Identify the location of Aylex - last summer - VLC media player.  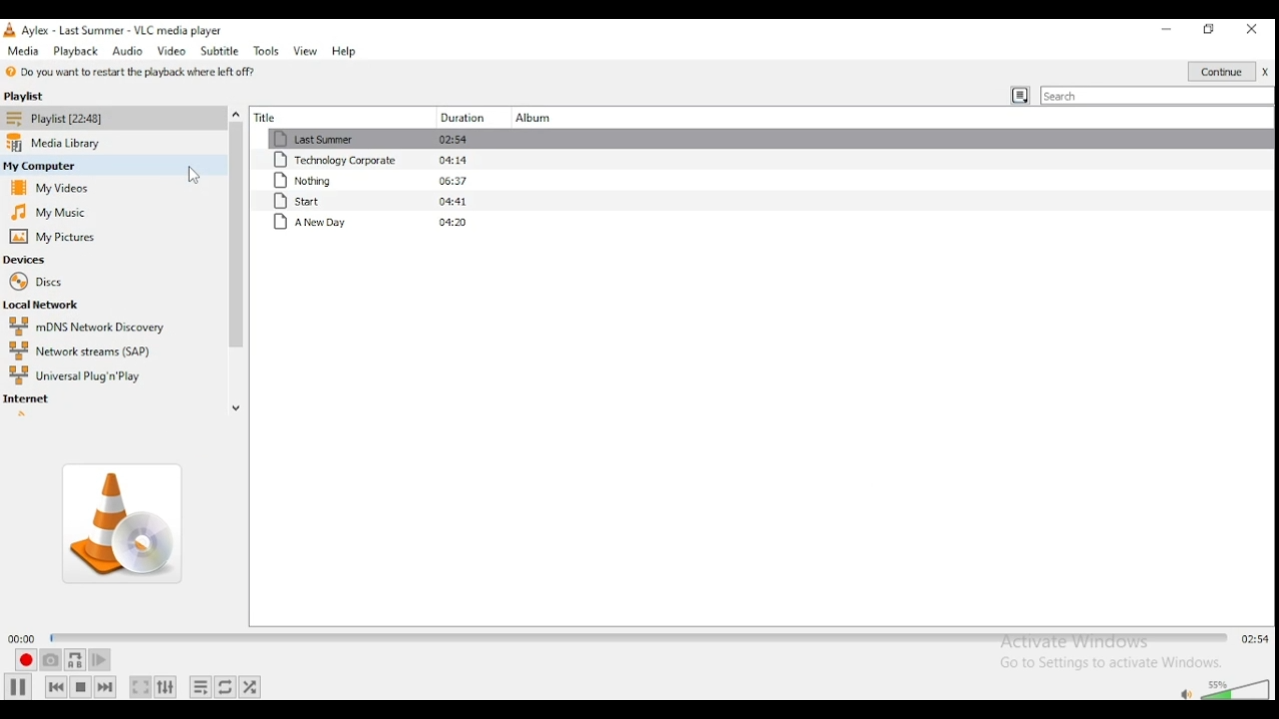
(127, 29).